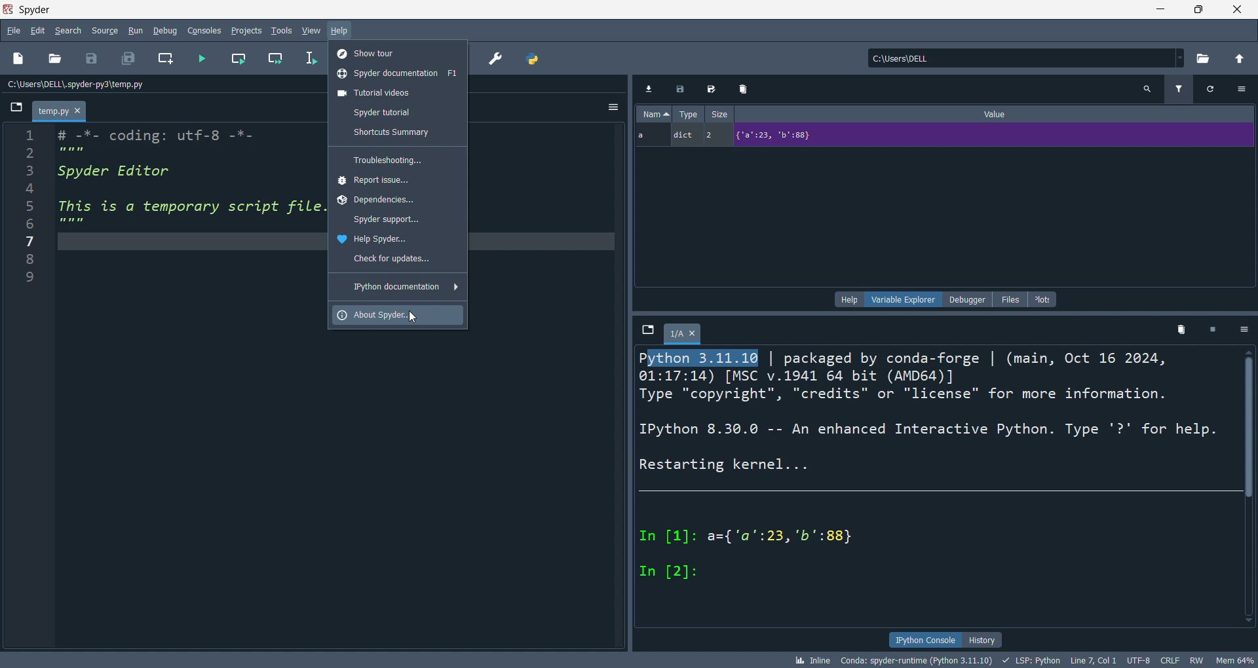  Describe the element at coordinates (398, 112) in the screenshot. I see `tutorial` at that location.